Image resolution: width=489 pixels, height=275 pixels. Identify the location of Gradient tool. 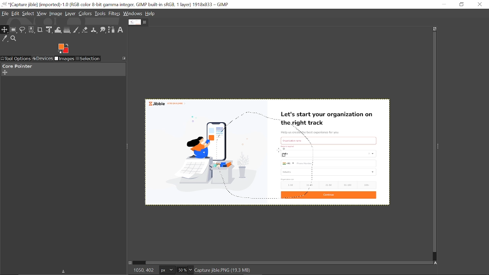
(68, 30).